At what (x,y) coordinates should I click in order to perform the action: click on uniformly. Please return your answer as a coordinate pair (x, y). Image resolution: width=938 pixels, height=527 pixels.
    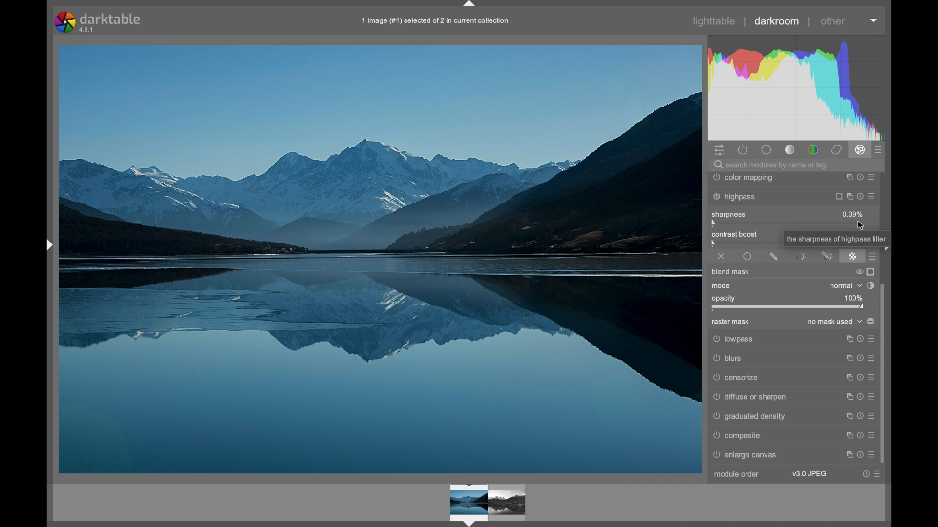
    Looking at the image, I should click on (747, 256).